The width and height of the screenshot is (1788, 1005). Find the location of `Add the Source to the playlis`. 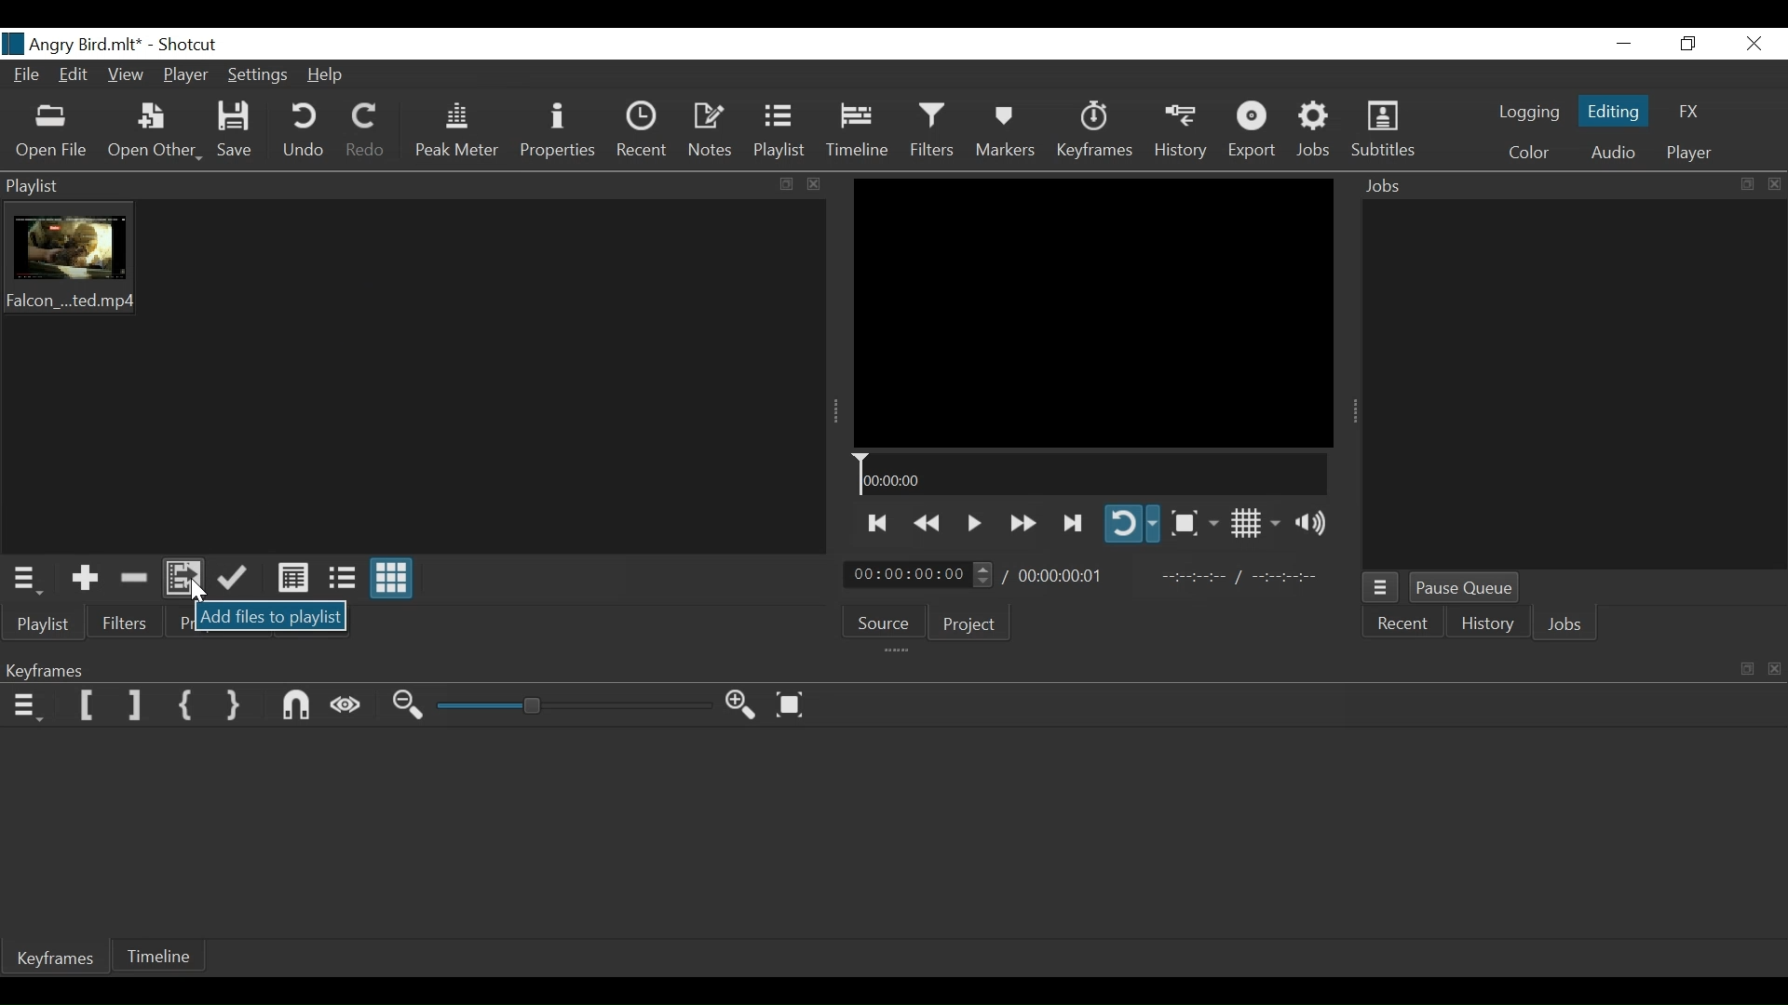

Add the Source to the playlis is located at coordinates (86, 577).